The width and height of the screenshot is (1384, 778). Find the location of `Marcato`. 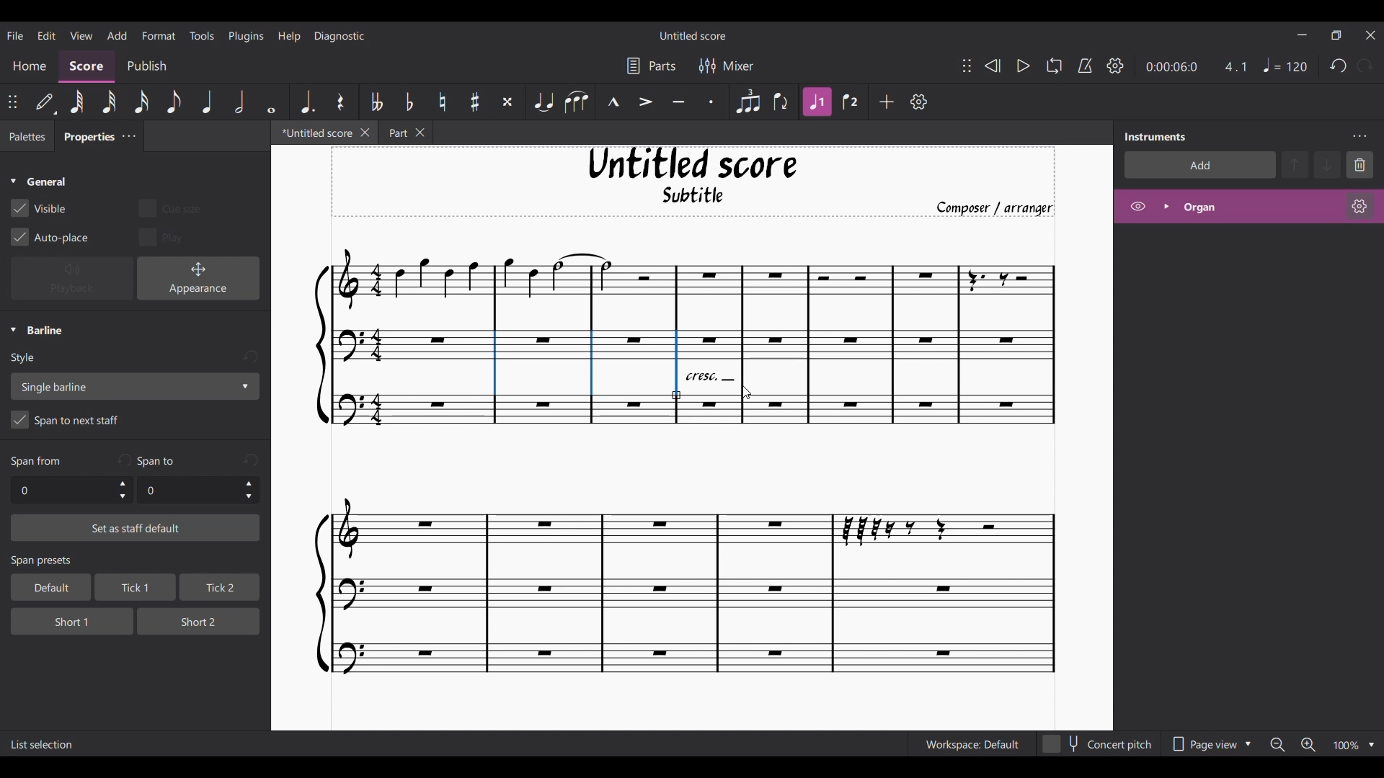

Marcato is located at coordinates (613, 102).